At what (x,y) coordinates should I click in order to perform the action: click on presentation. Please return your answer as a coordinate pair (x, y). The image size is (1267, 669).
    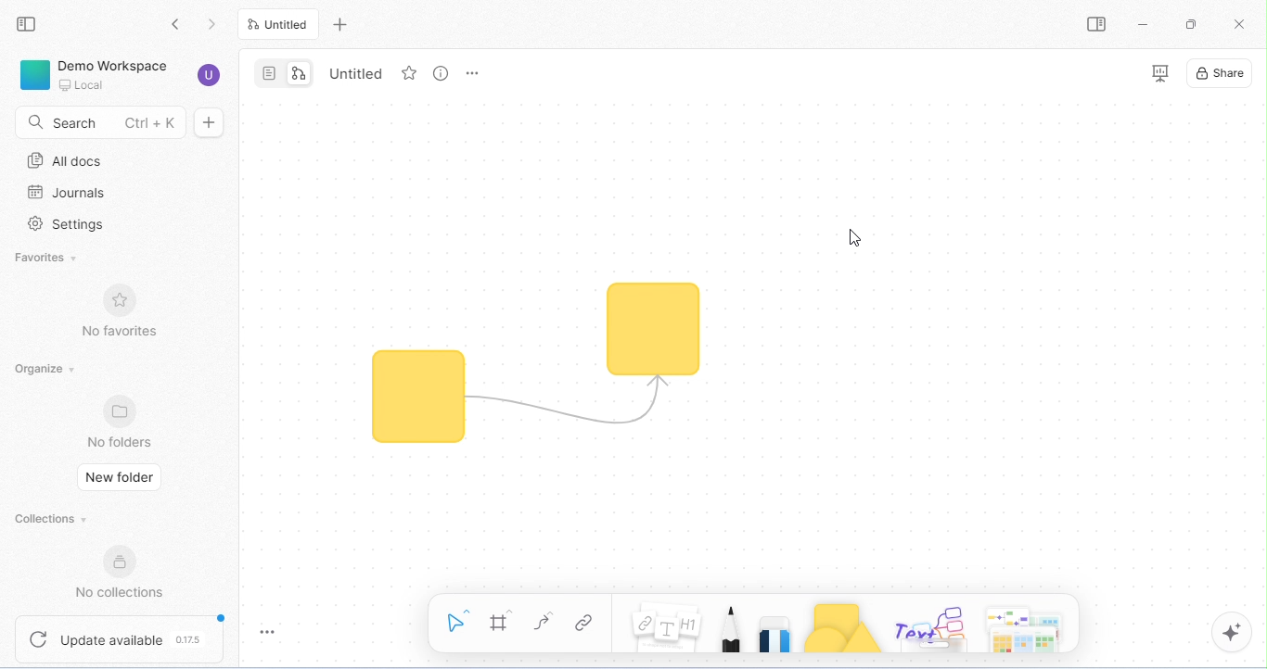
    Looking at the image, I should click on (1161, 74).